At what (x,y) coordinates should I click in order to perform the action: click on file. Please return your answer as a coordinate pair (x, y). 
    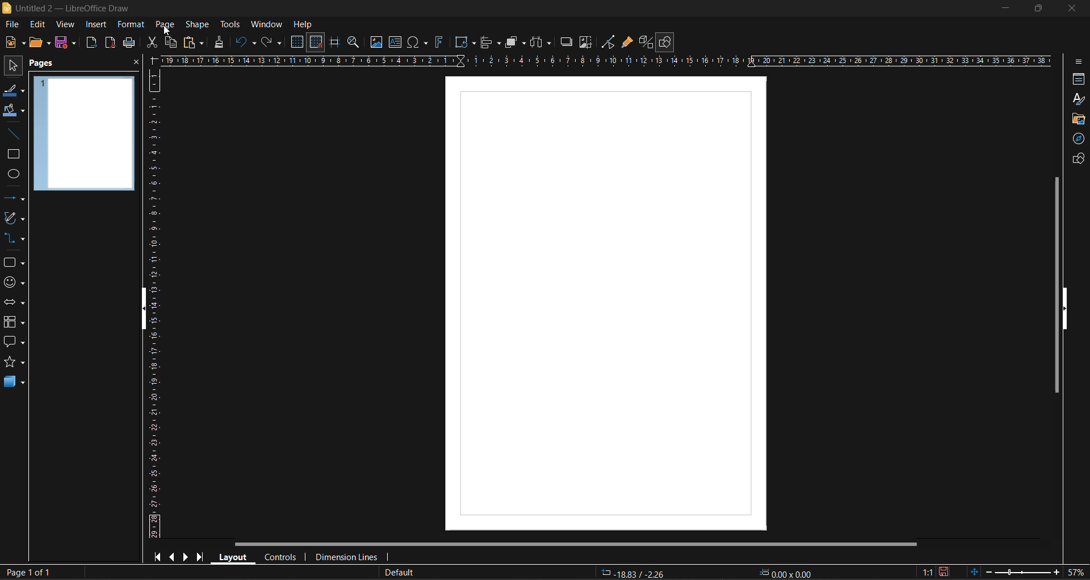
    Looking at the image, I should click on (14, 24).